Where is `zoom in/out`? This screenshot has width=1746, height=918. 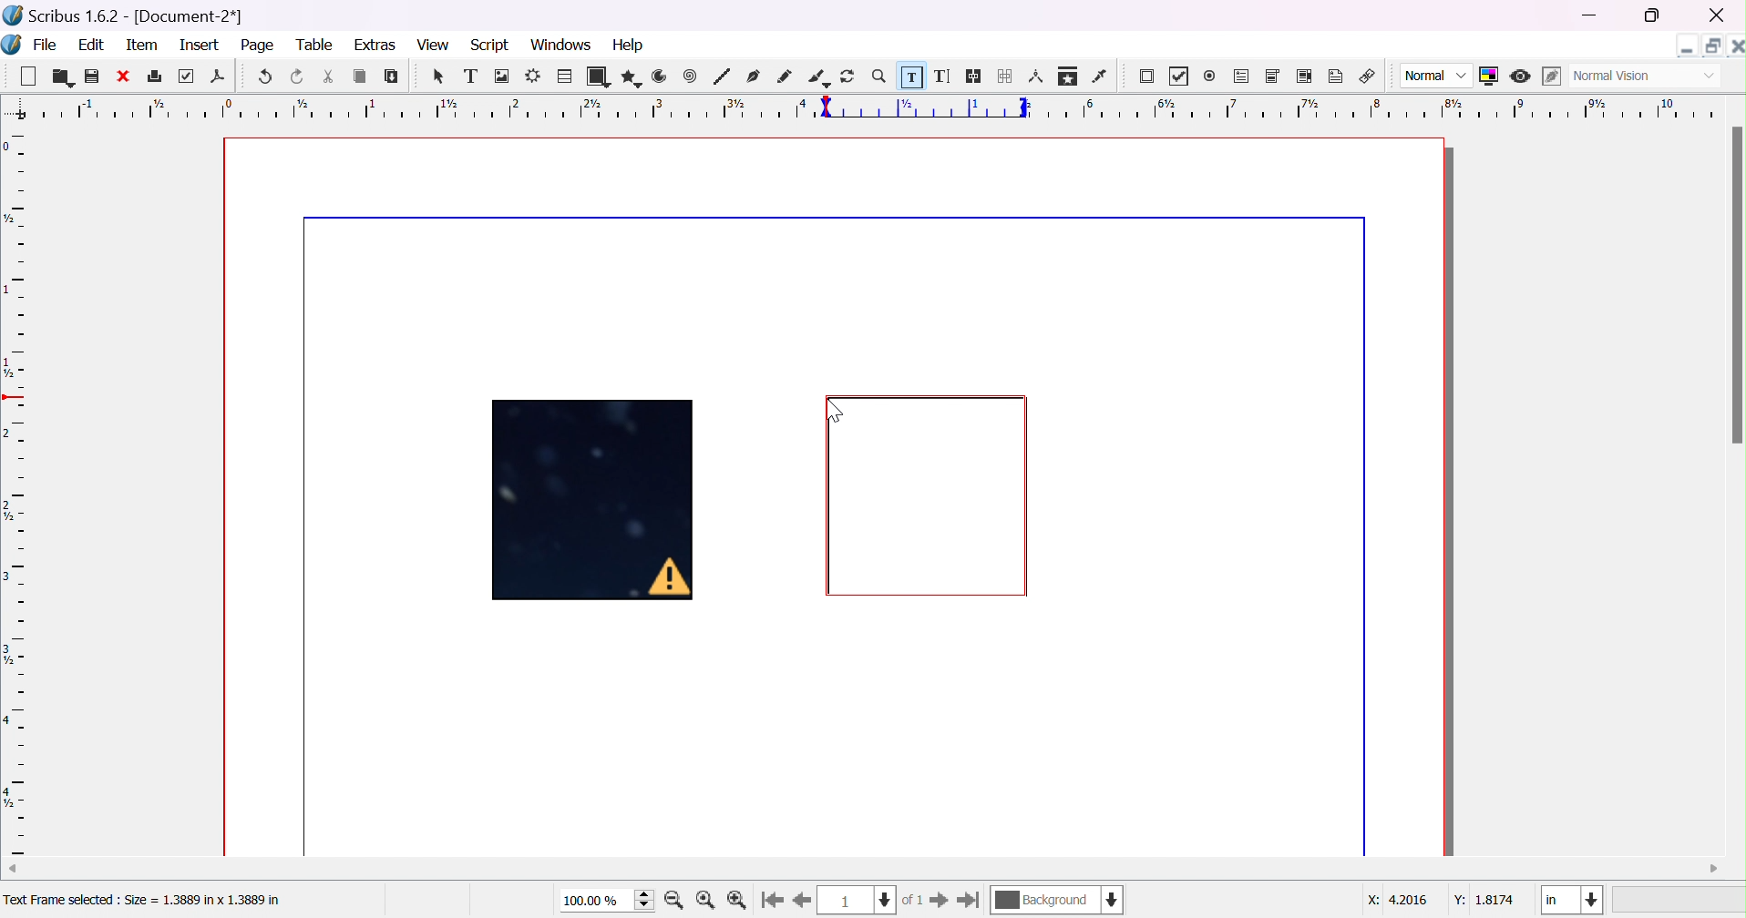
zoom in/out is located at coordinates (879, 76).